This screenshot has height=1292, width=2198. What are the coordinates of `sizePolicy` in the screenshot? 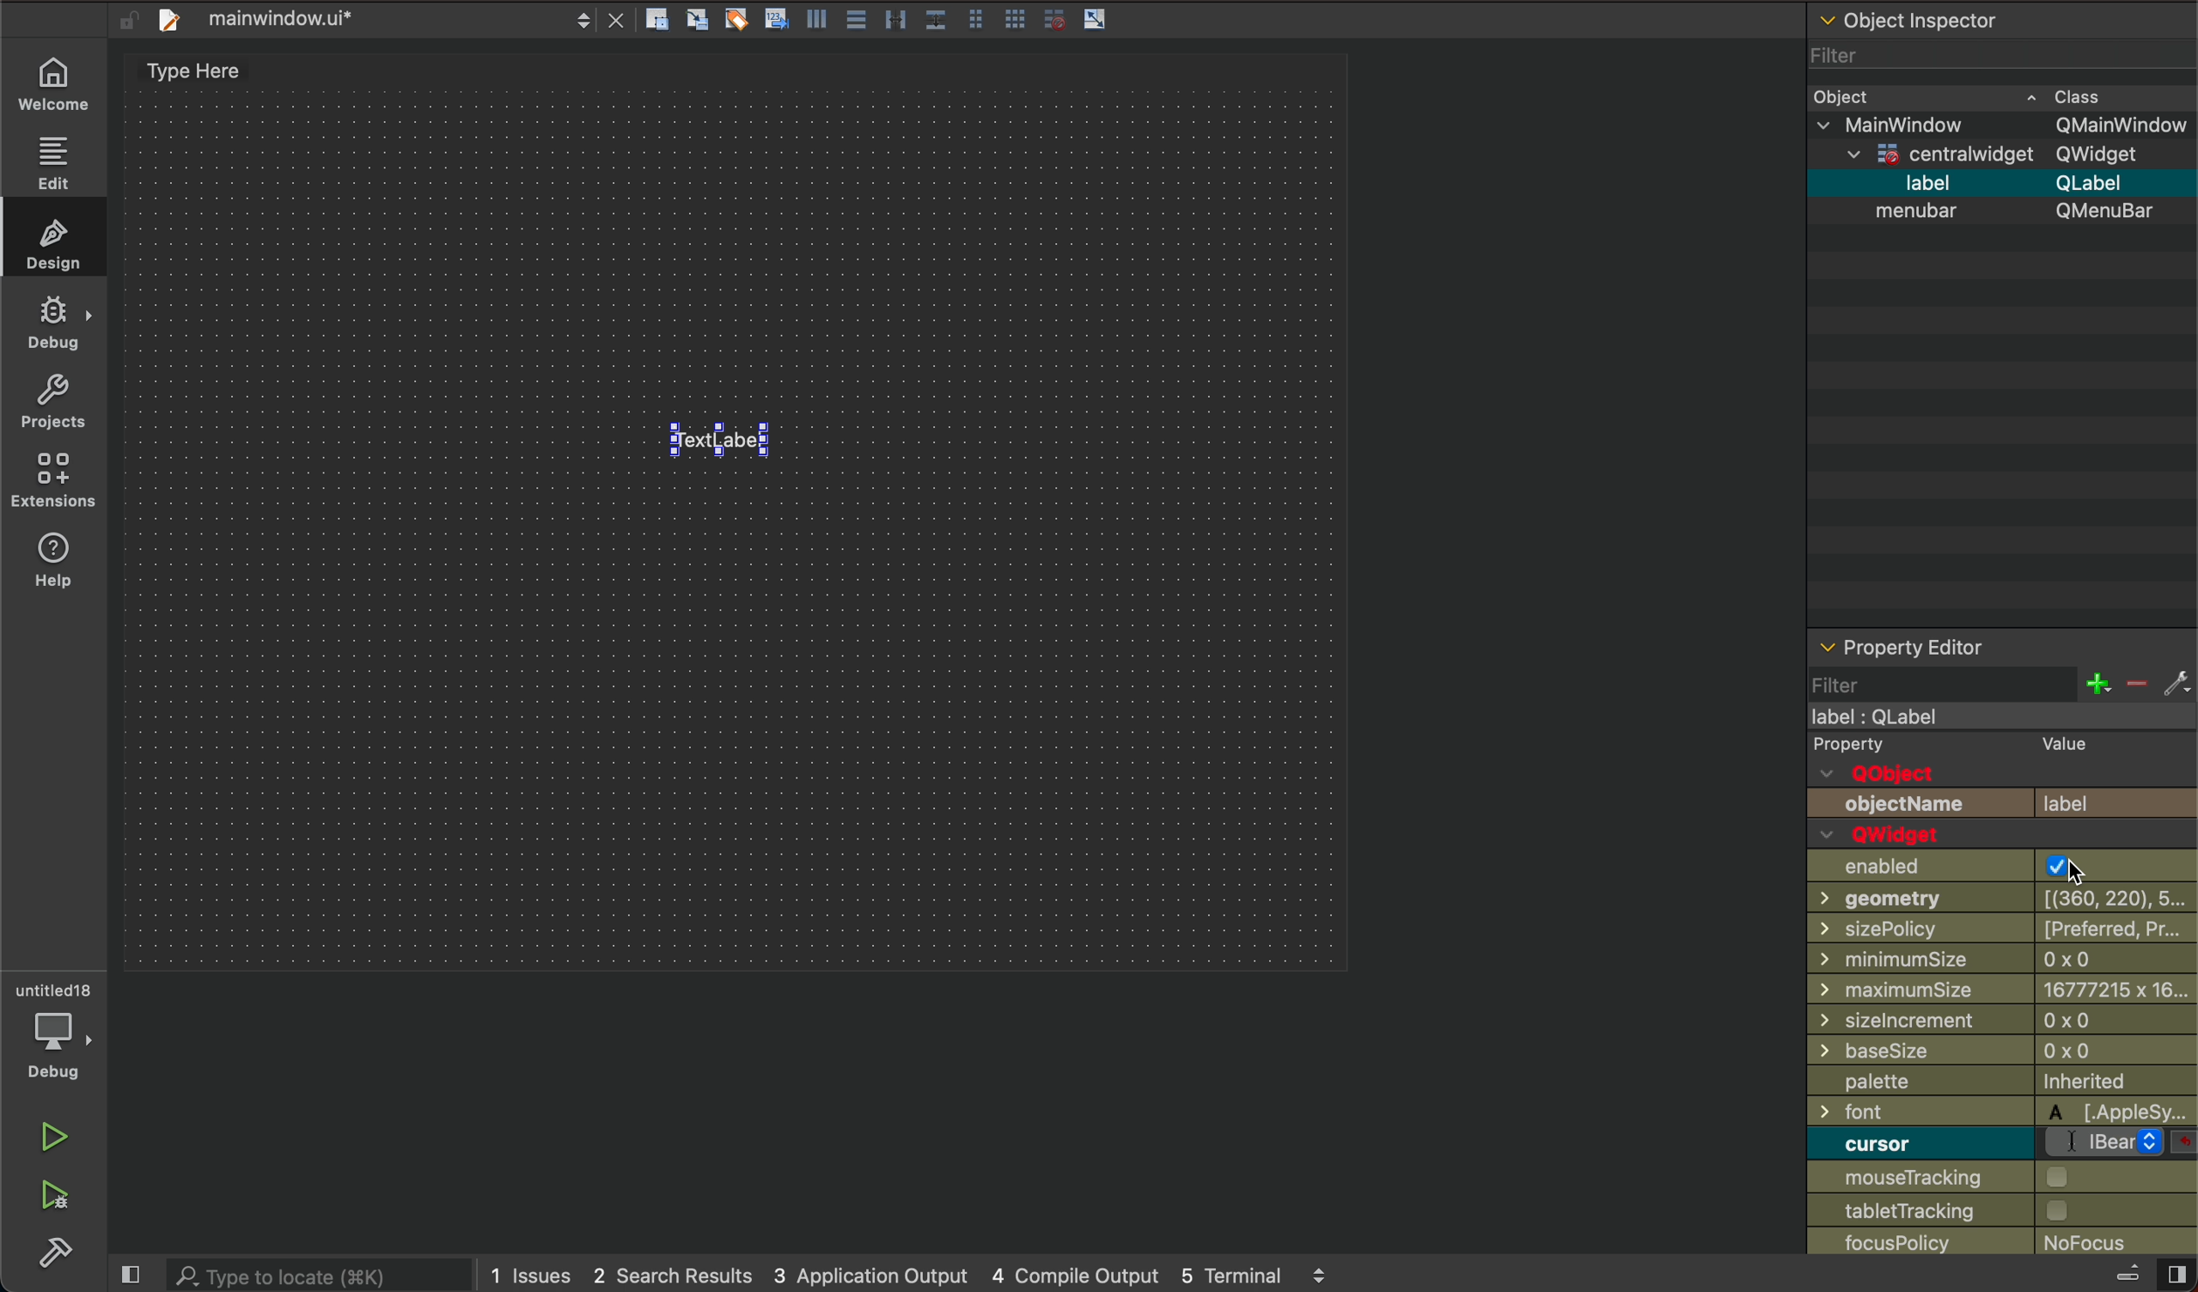 It's located at (1912, 928).